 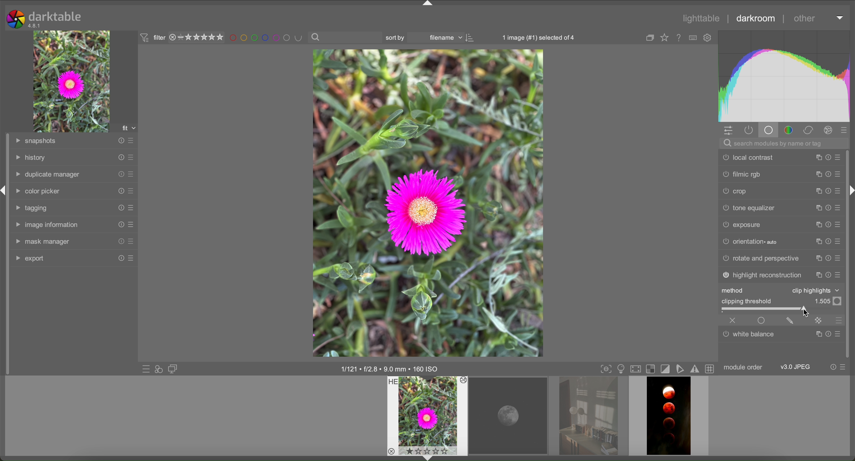 What do you see at coordinates (827, 259) in the screenshot?
I see `reset presets` at bounding box center [827, 259].